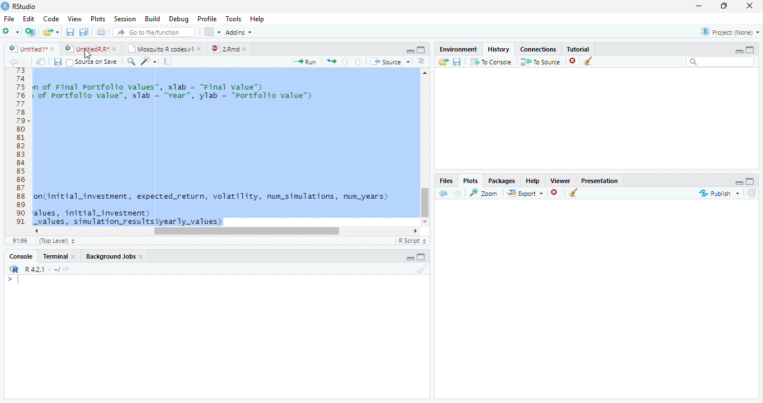  What do you see at coordinates (751, 7) in the screenshot?
I see `Close` at bounding box center [751, 7].